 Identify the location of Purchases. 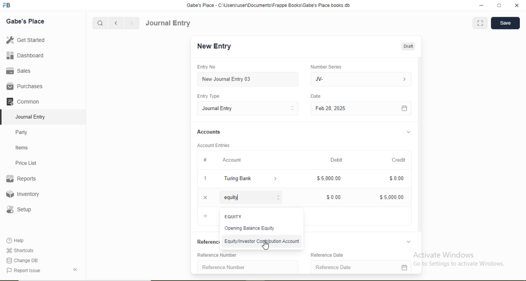
(24, 86).